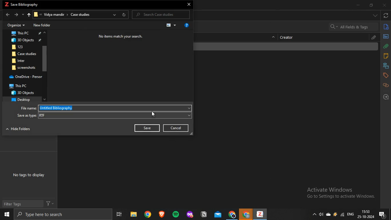 This screenshot has width=391, height=220. What do you see at coordinates (161, 214) in the screenshot?
I see `brave` at bounding box center [161, 214].